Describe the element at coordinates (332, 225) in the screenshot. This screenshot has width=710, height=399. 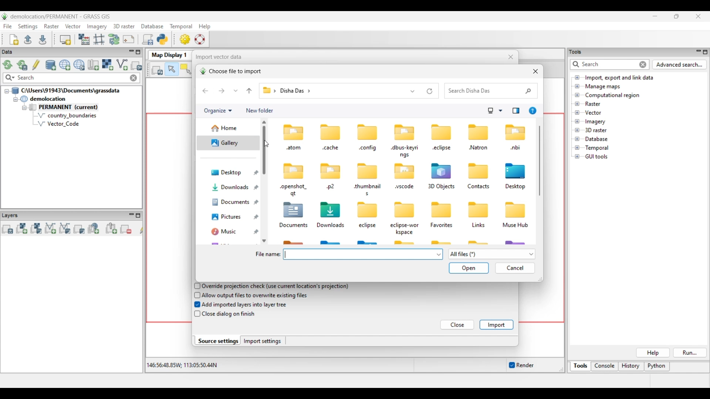
I see `Downloads` at that location.